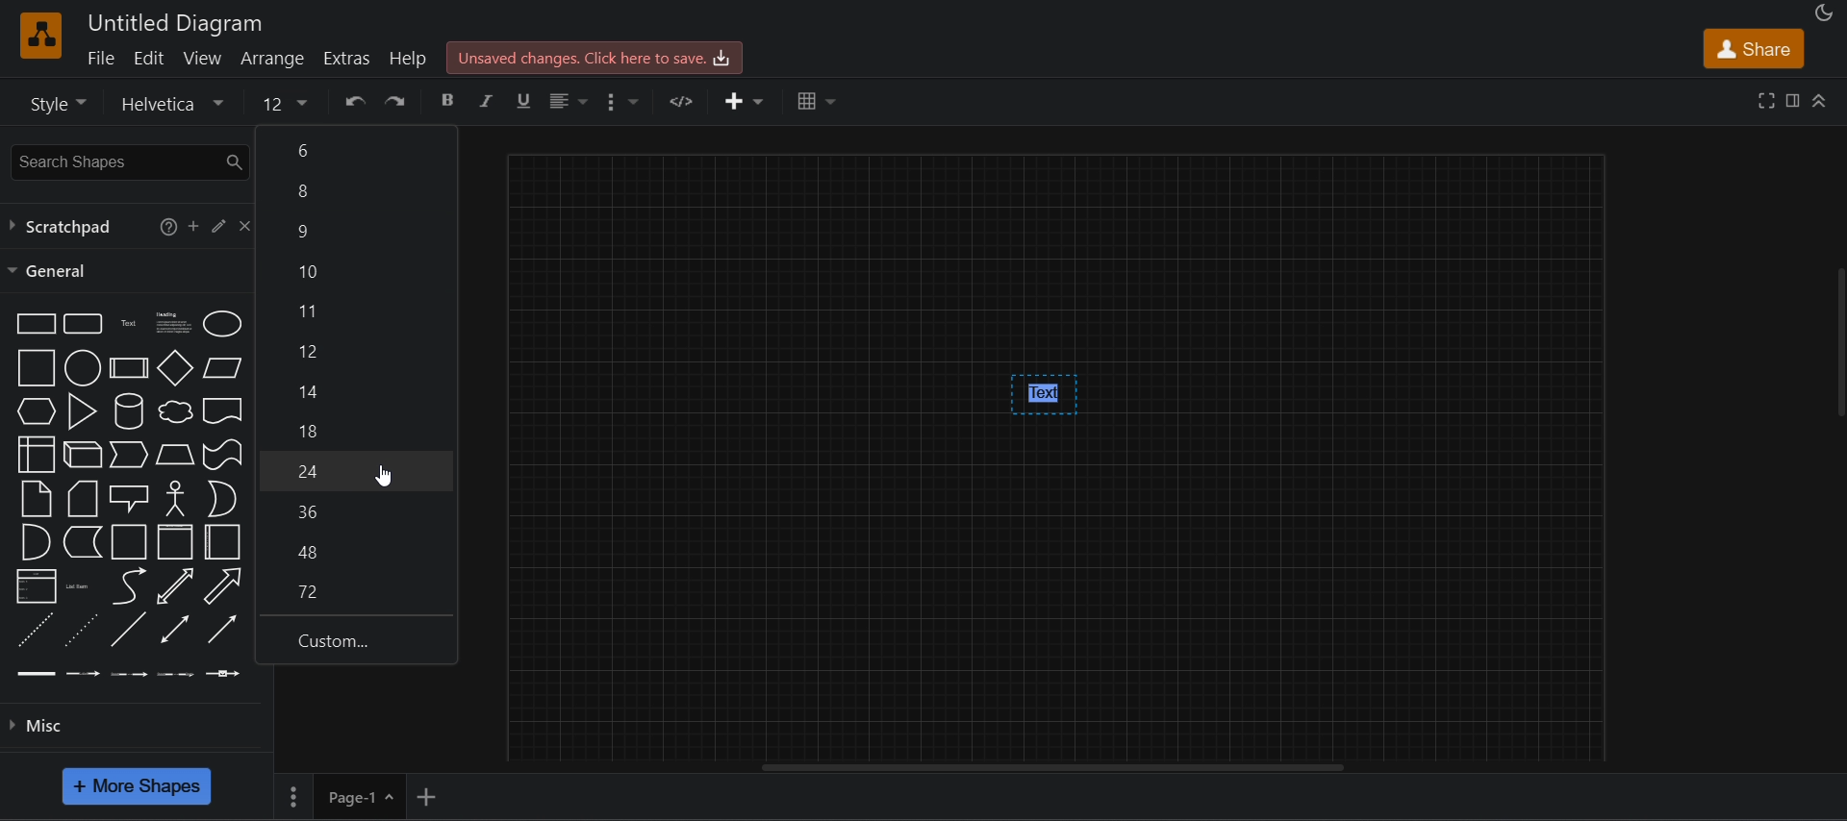  What do you see at coordinates (355, 100) in the screenshot?
I see `undo` at bounding box center [355, 100].